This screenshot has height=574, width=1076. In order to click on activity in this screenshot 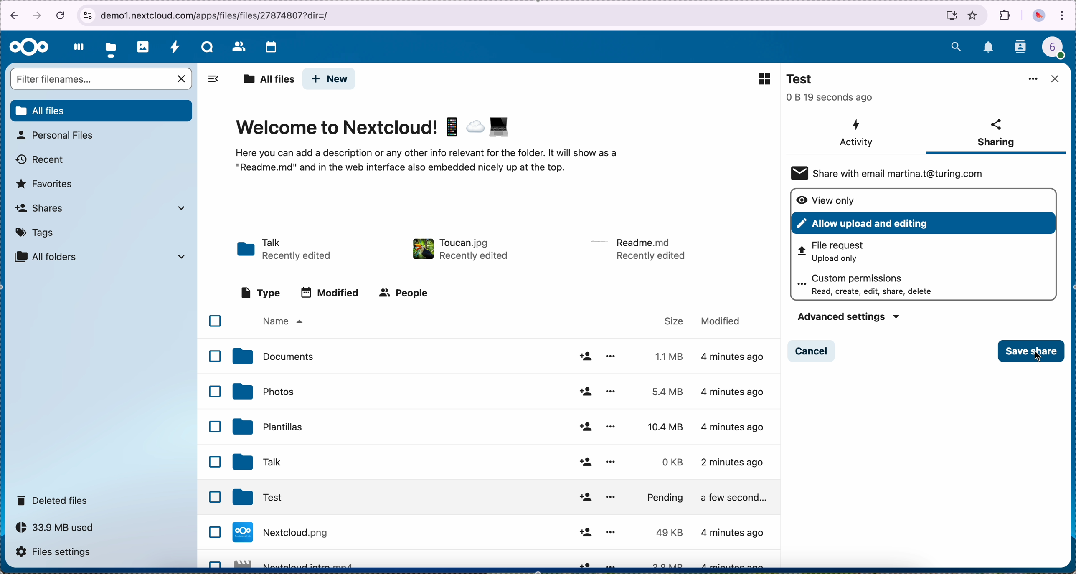, I will do `click(175, 46)`.